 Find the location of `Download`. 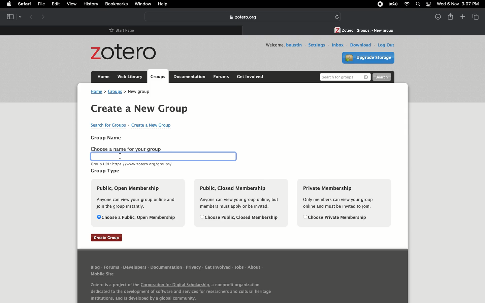

Download is located at coordinates (360, 45).